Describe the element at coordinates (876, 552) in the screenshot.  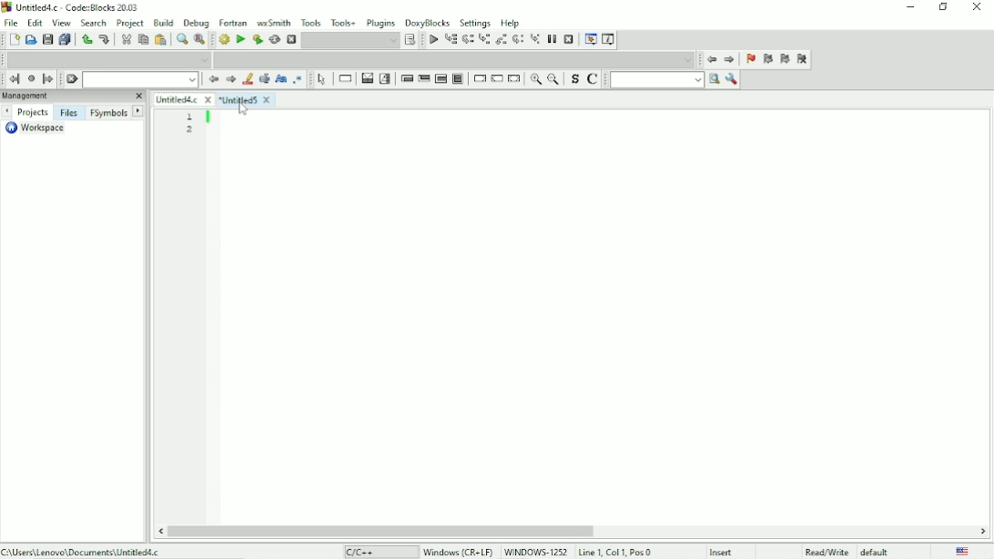
I see `defualt` at that location.